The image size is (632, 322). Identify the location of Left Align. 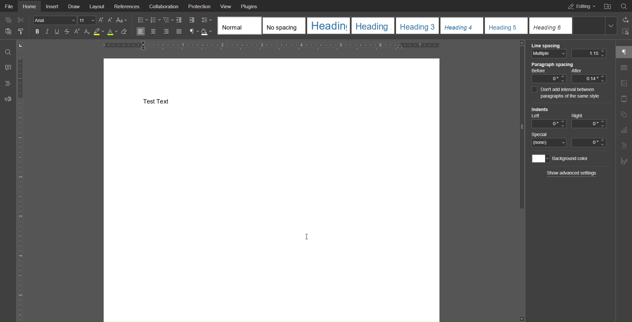
(141, 32).